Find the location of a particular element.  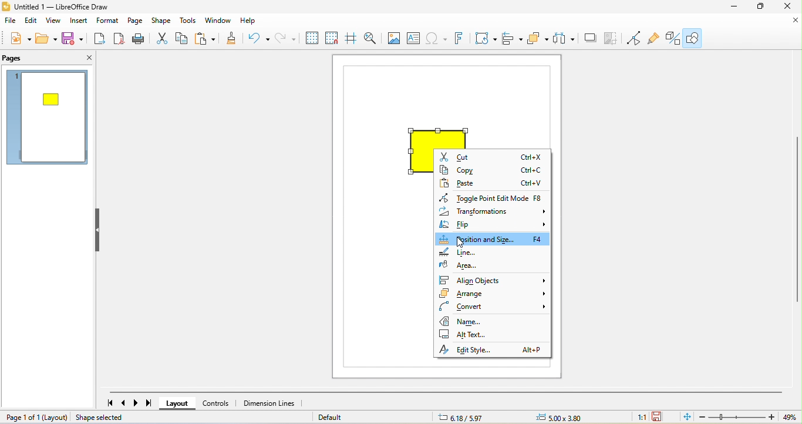

flip is located at coordinates (493, 226).